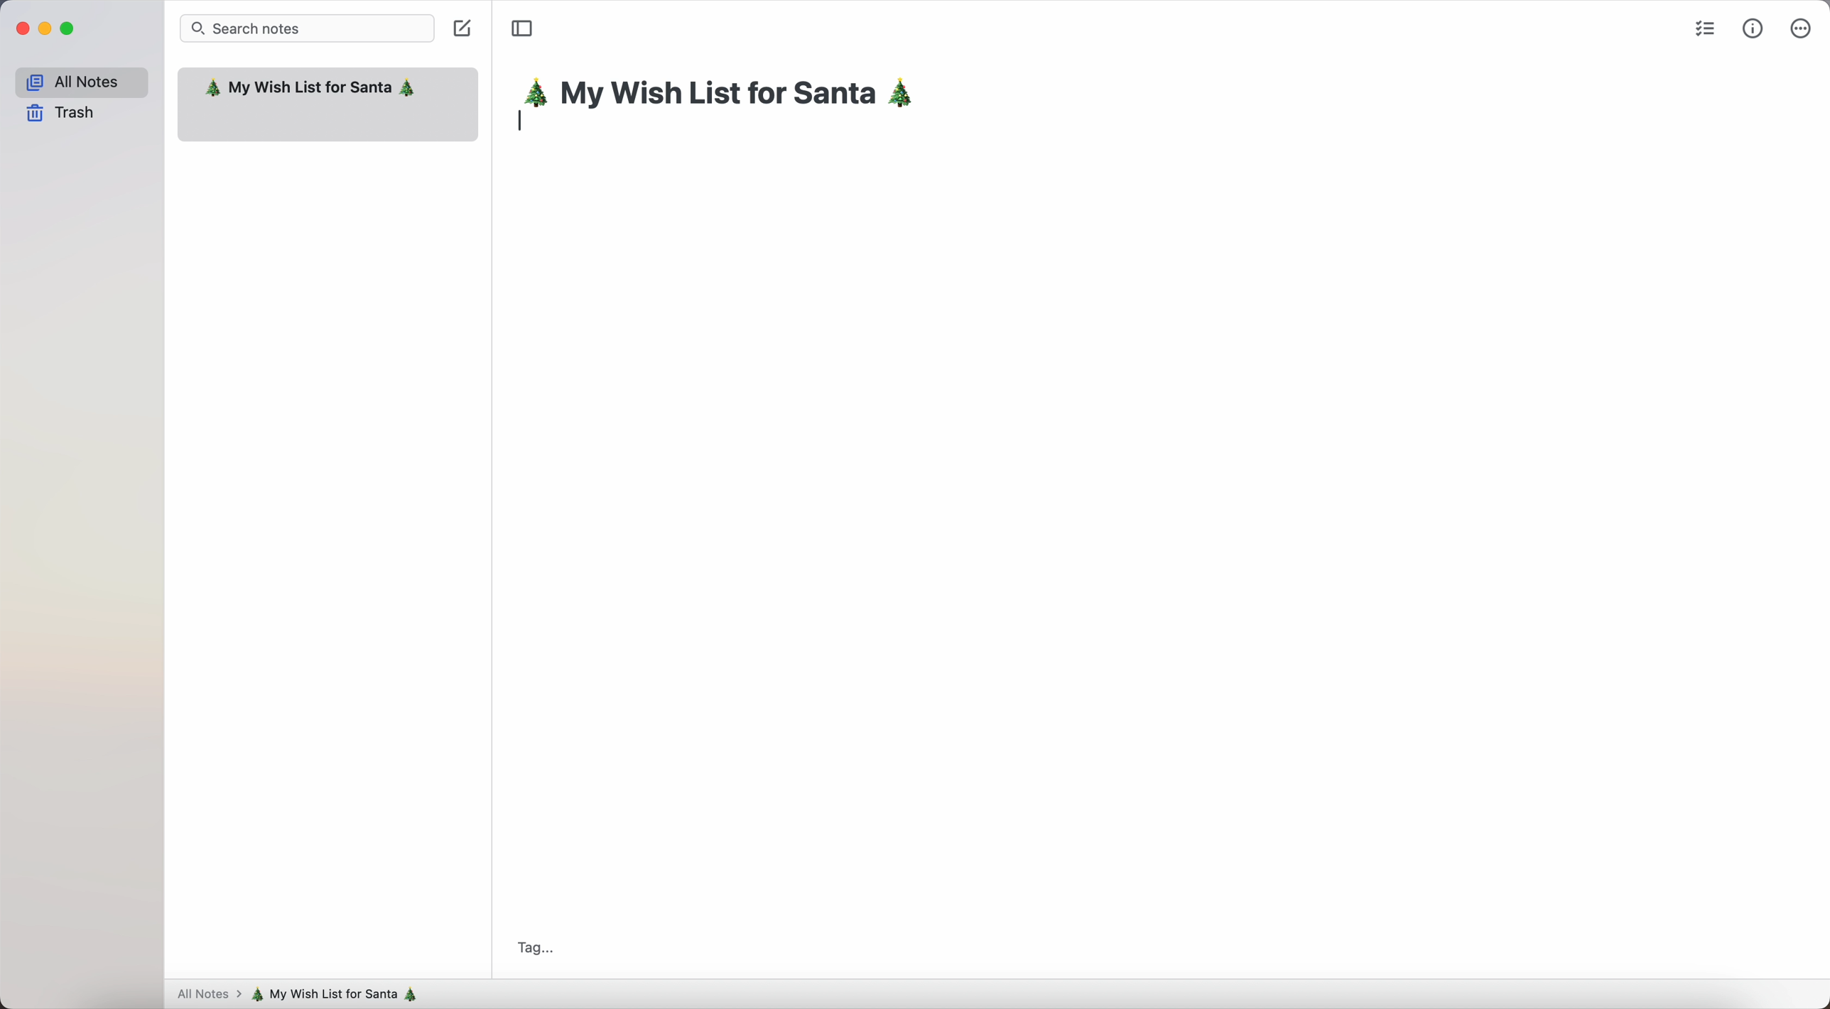  What do you see at coordinates (727, 95) in the screenshot?
I see `my wish list for Santa` at bounding box center [727, 95].